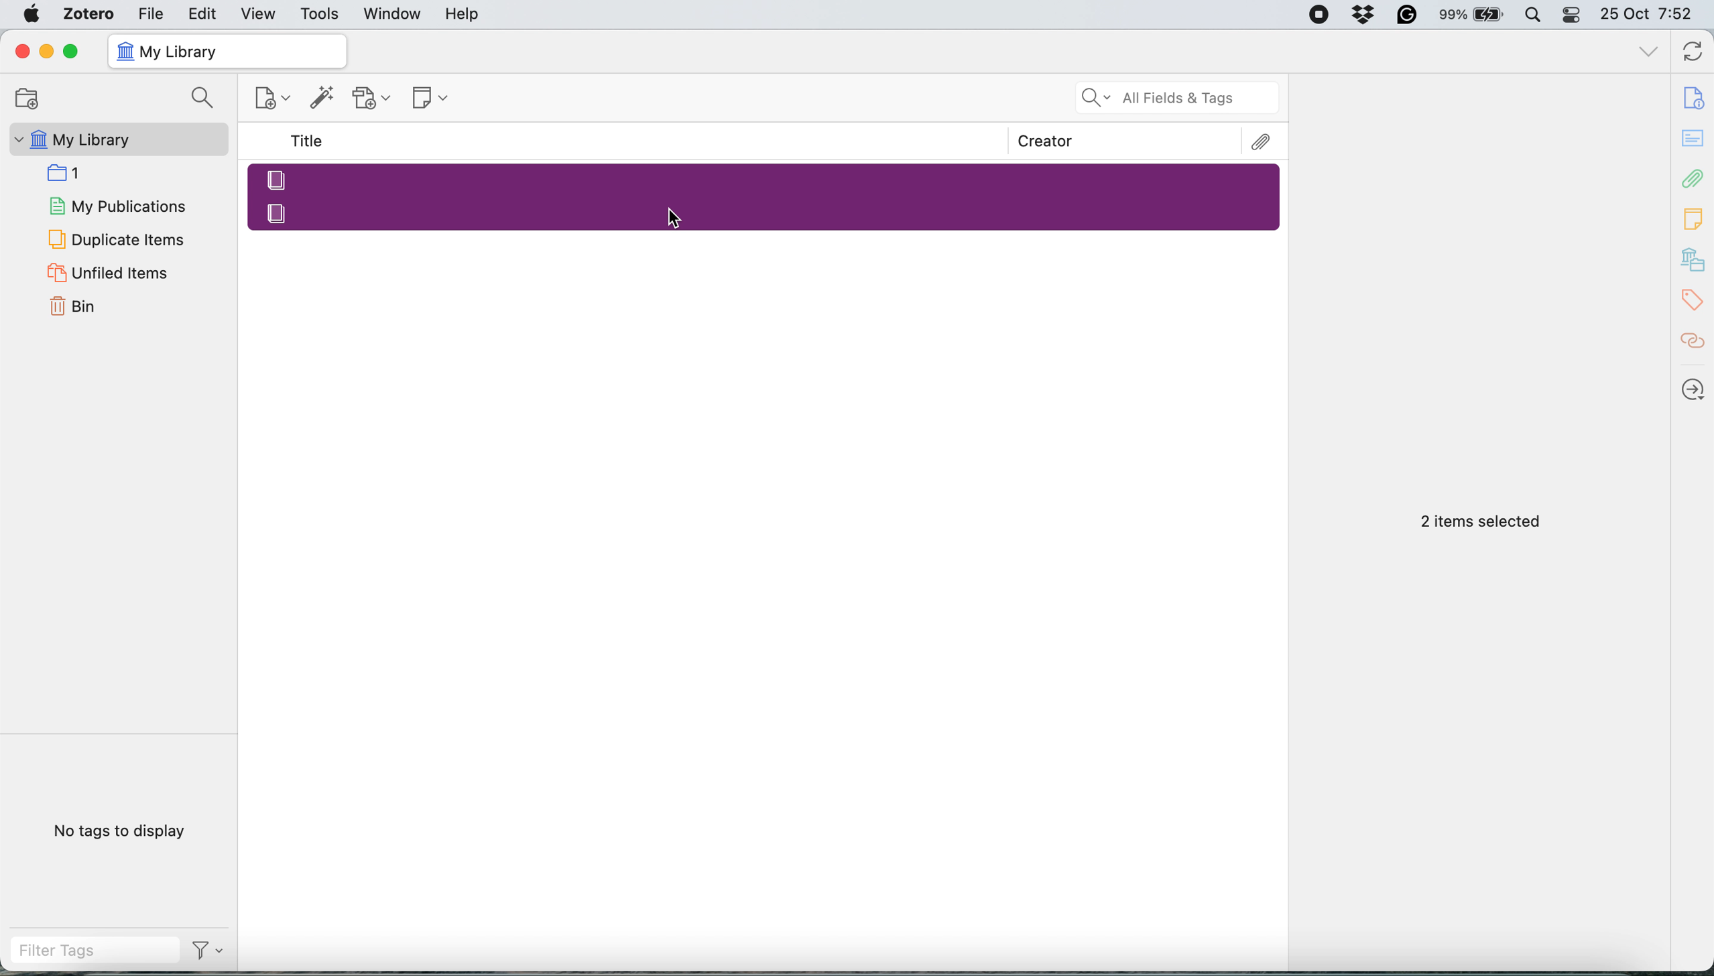 This screenshot has width=1714, height=976. What do you see at coordinates (1178, 98) in the screenshot?
I see `All Fields & Tags` at bounding box center [1178, 98].